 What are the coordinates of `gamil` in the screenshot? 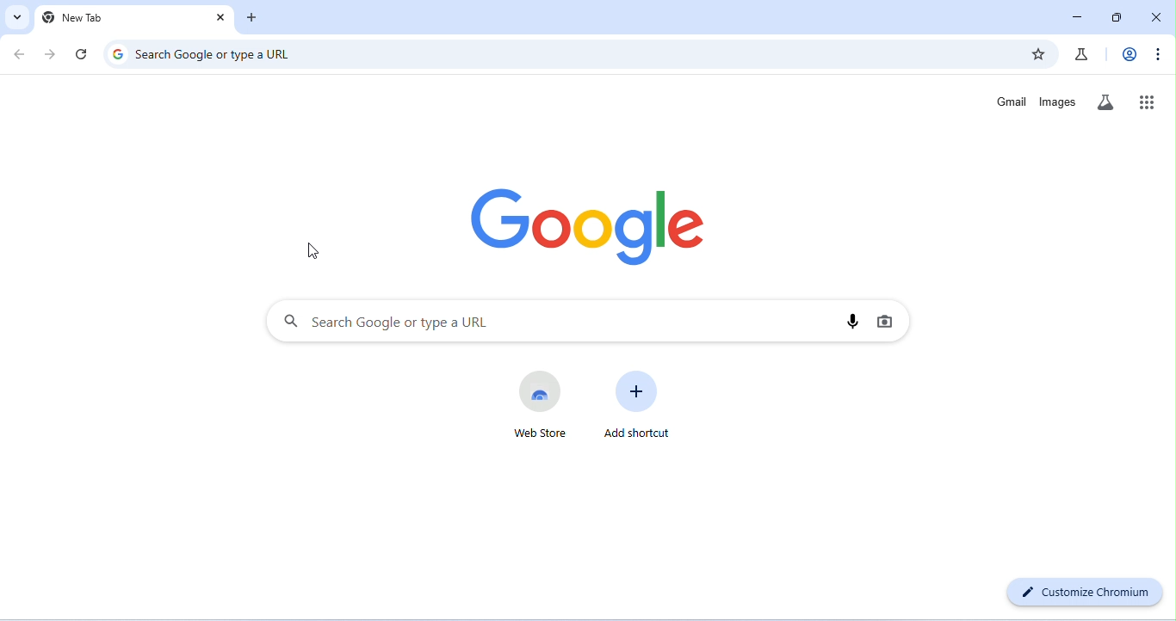 It's located at (1011, 100).